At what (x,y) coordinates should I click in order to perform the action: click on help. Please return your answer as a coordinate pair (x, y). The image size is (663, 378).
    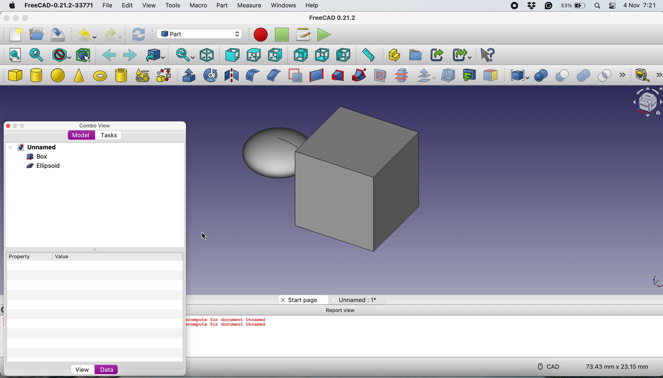
    Looking at the image, I should click on (311, 5).